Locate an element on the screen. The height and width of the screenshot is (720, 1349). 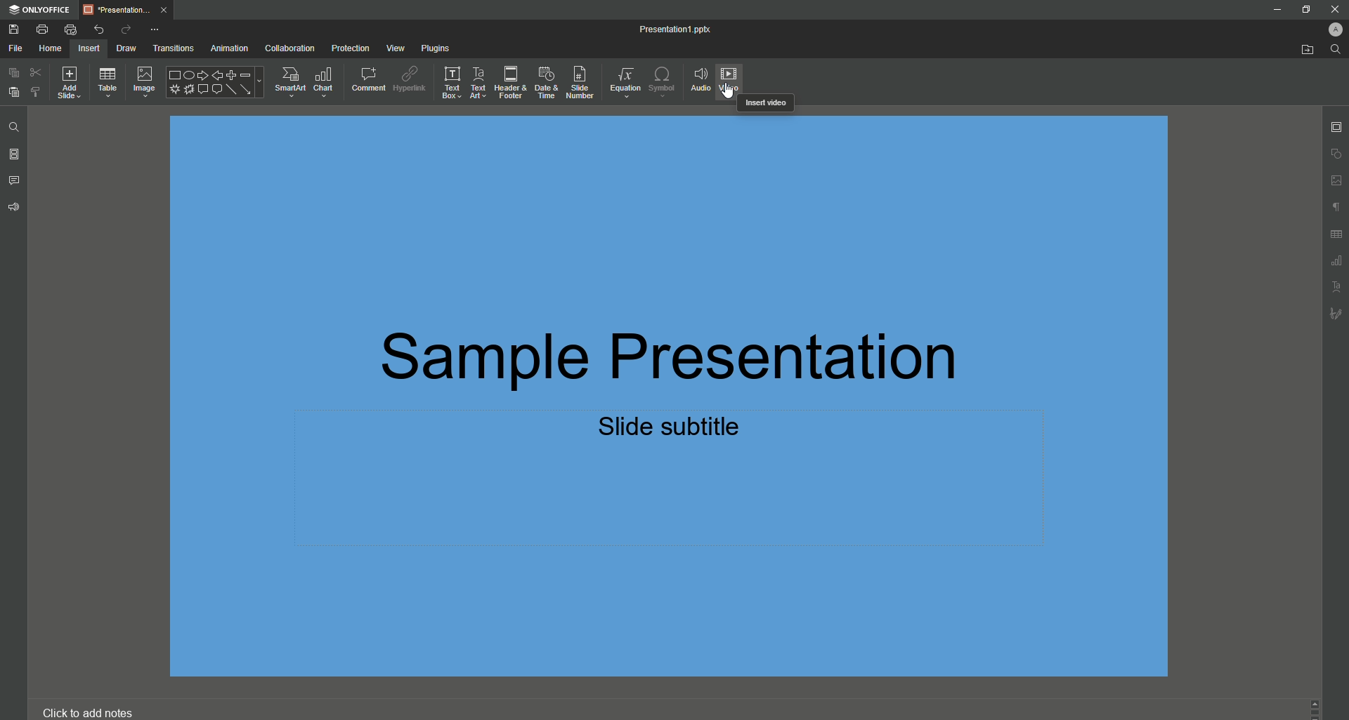
Plugins is located at coordinates (434, 46).